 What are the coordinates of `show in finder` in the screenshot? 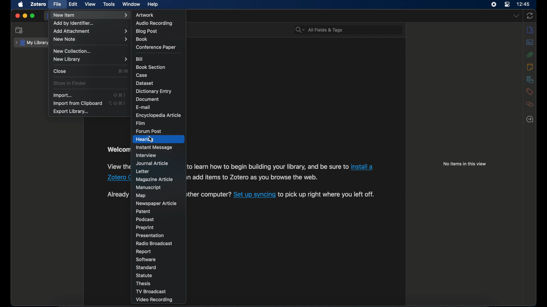 It's located at (70, 83).